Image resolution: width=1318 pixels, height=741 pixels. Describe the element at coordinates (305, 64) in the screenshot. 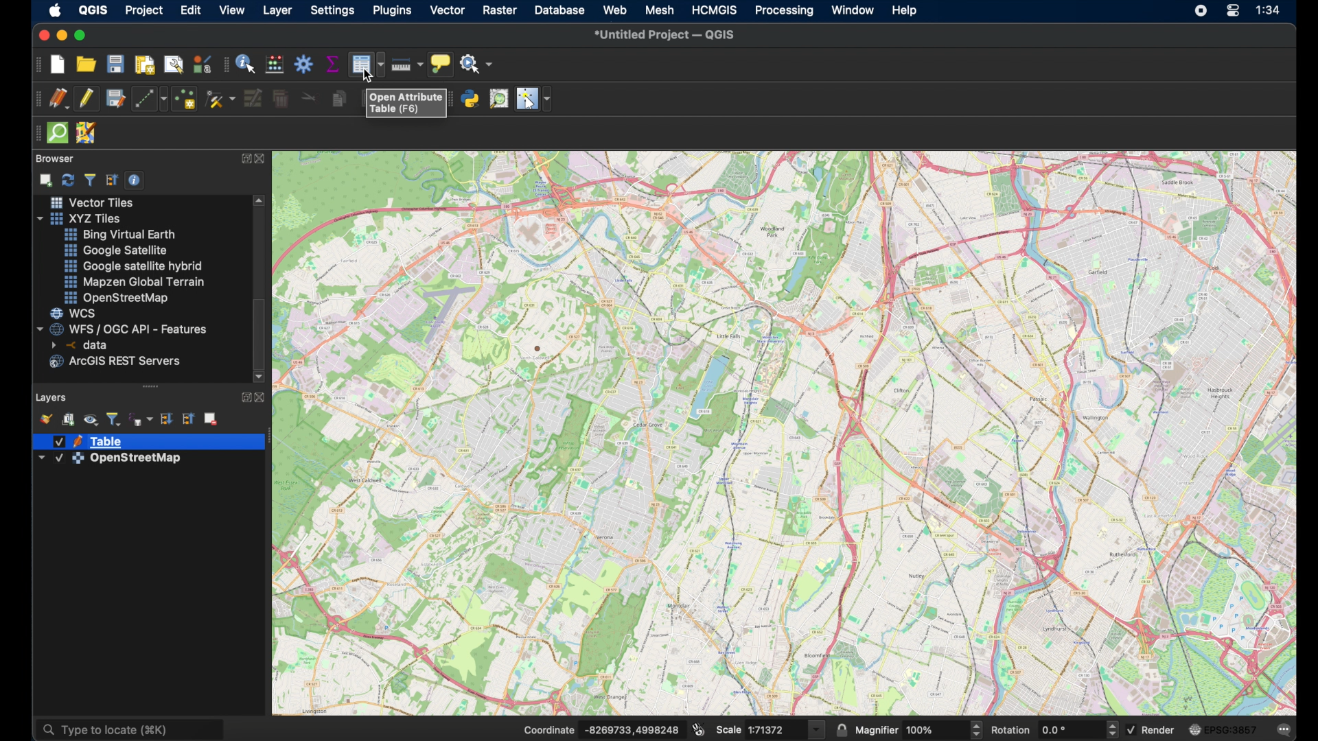

I see `toolbox` at that location.